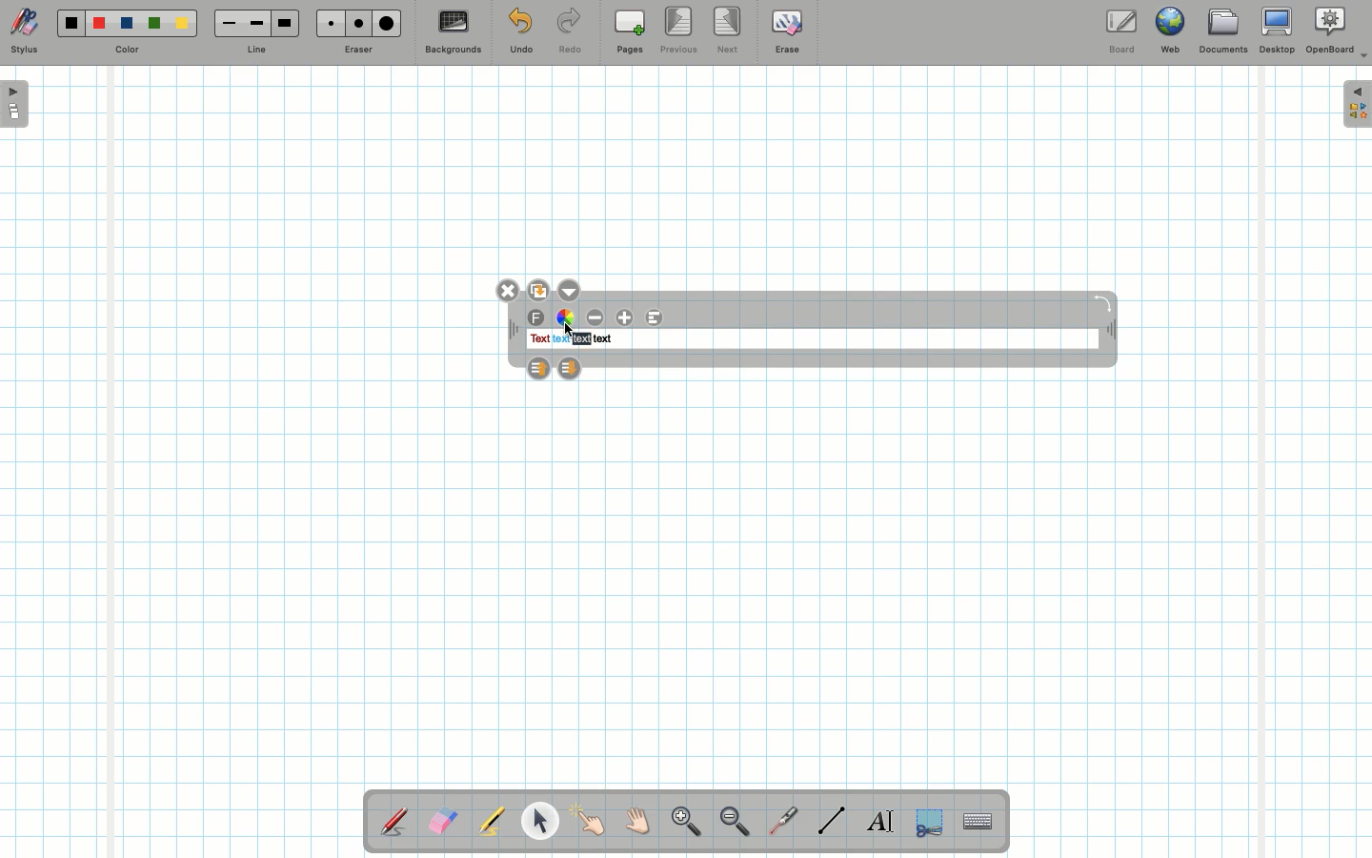 The width and height of the screenshot is (1372, 858). I want to click on Small eraser, so click(326, 23).